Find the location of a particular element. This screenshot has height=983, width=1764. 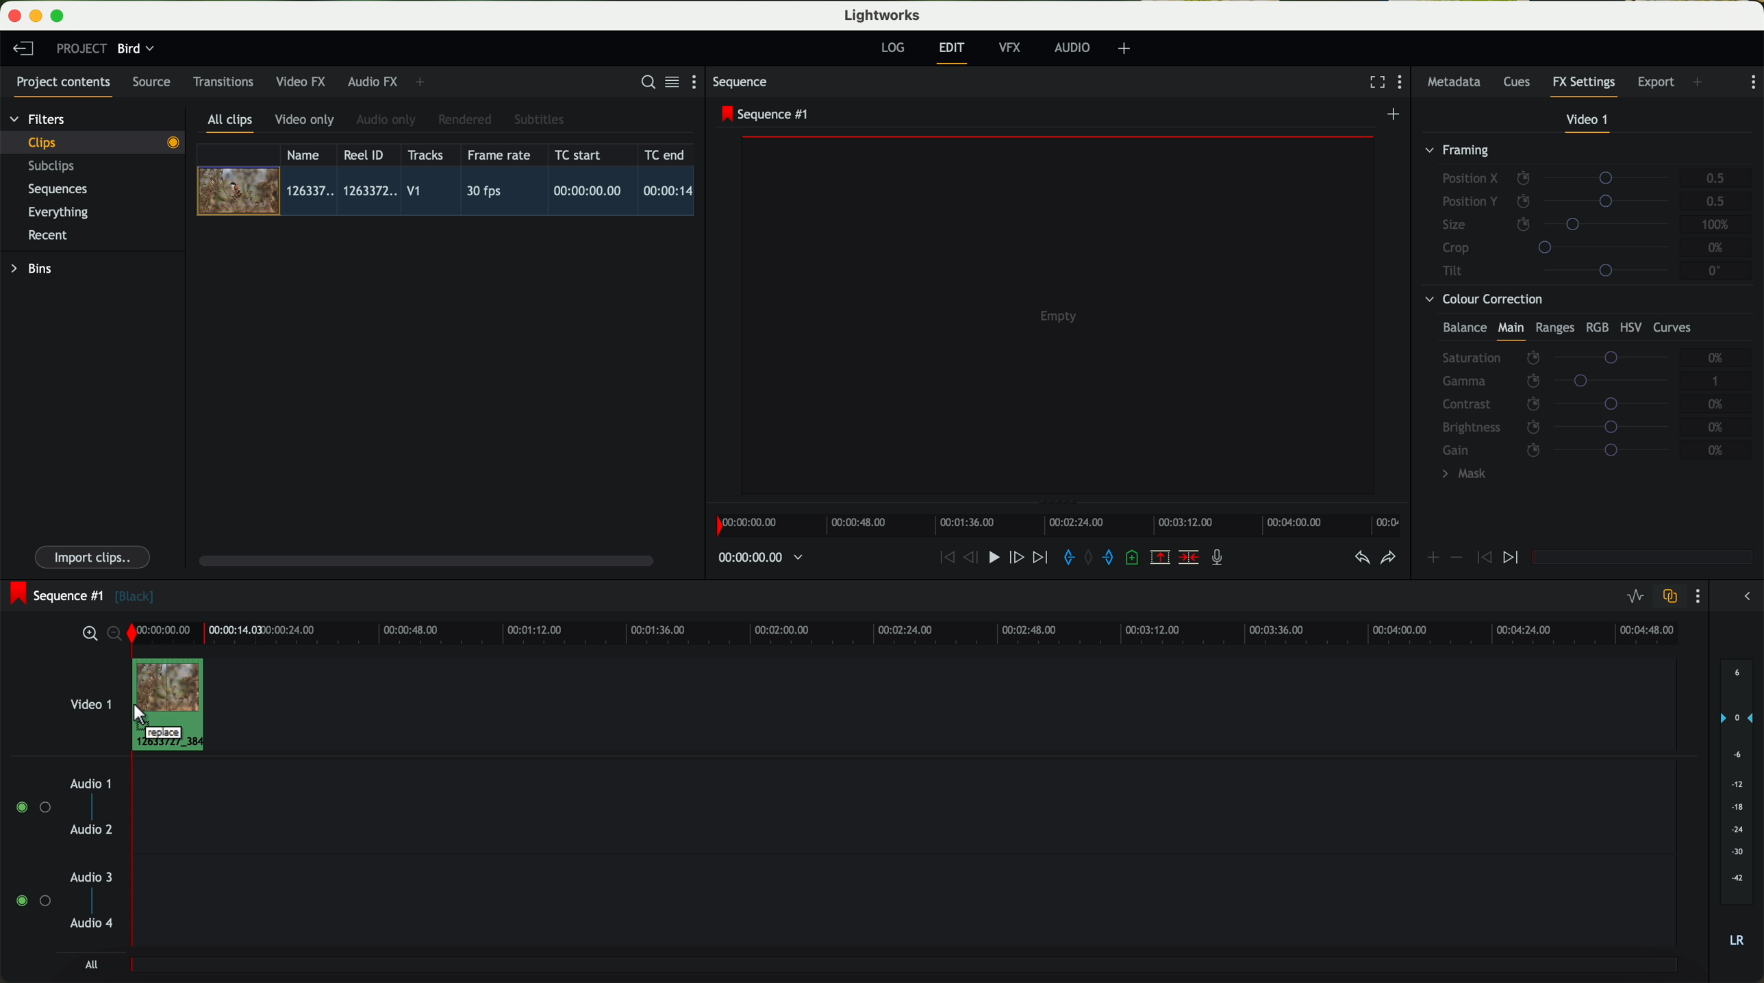

transitions is located at coordinates (223, 82).